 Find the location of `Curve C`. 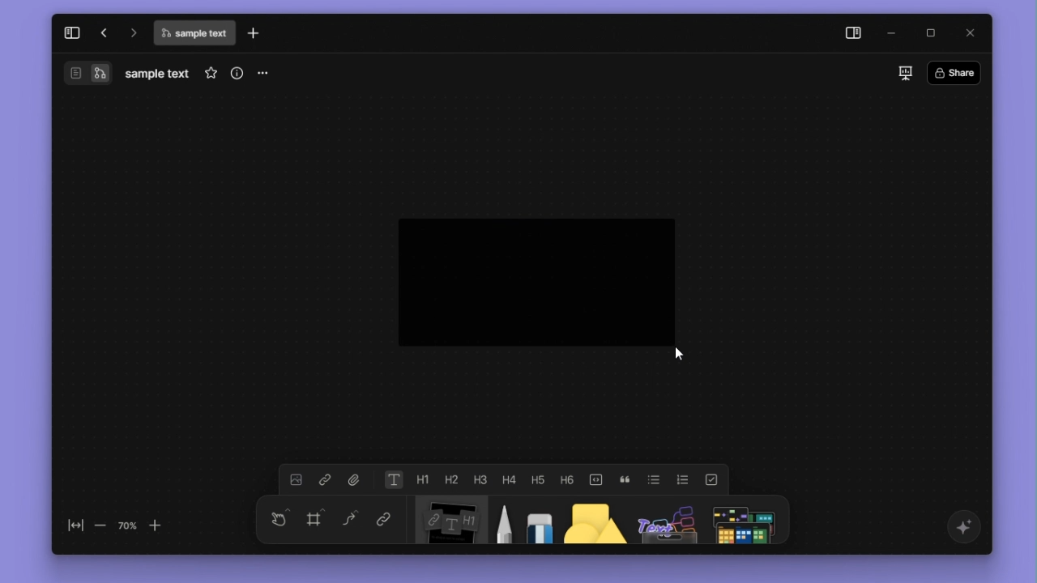

Curve C is located at coordinates (350, 521).